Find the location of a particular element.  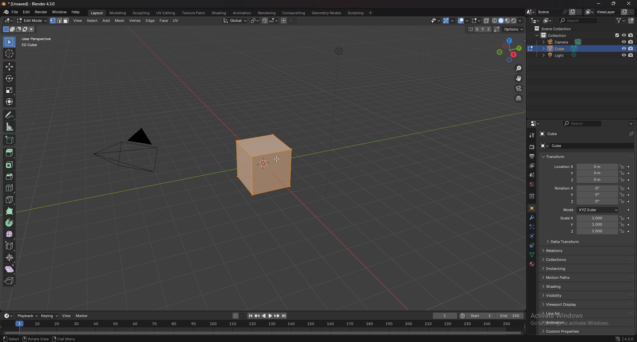

options is located at coordinates (513, 30).